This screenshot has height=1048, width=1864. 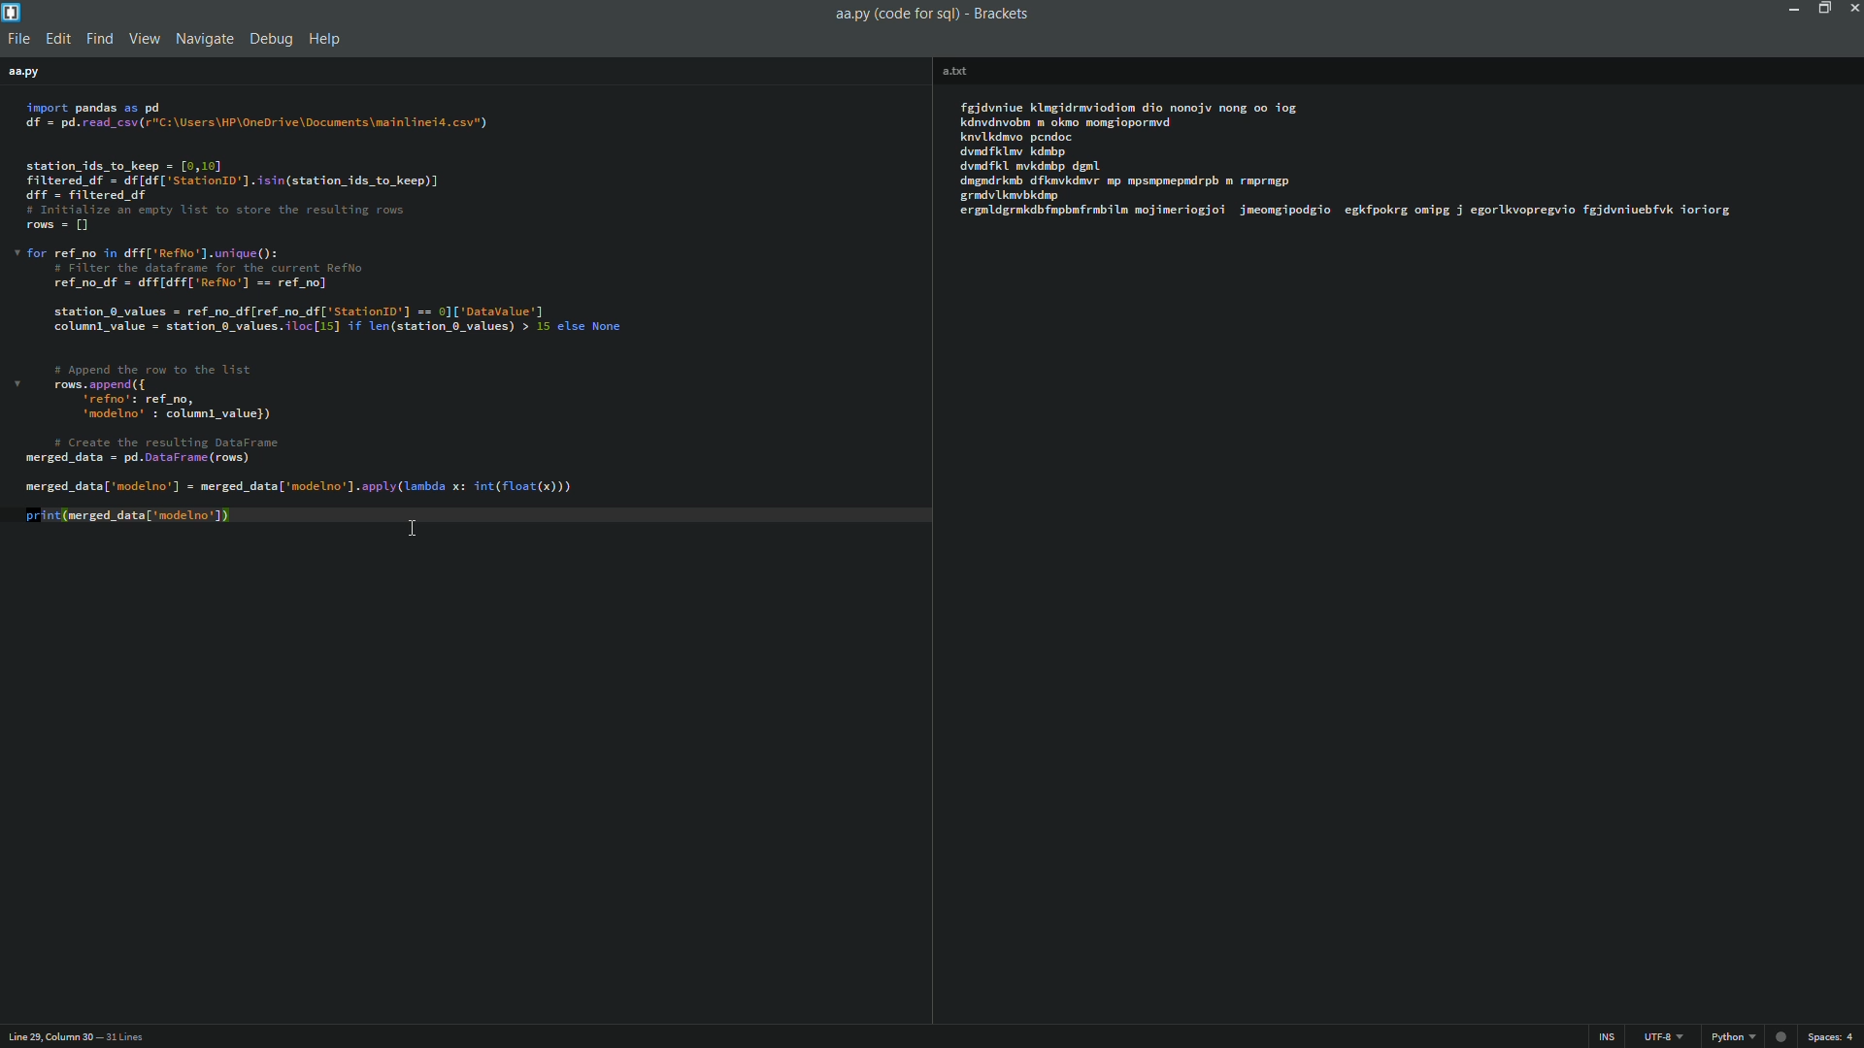 What do you see at coordinates (17, 40) in the screenshot?
I see `file menu` at bounding box center [17, 40].